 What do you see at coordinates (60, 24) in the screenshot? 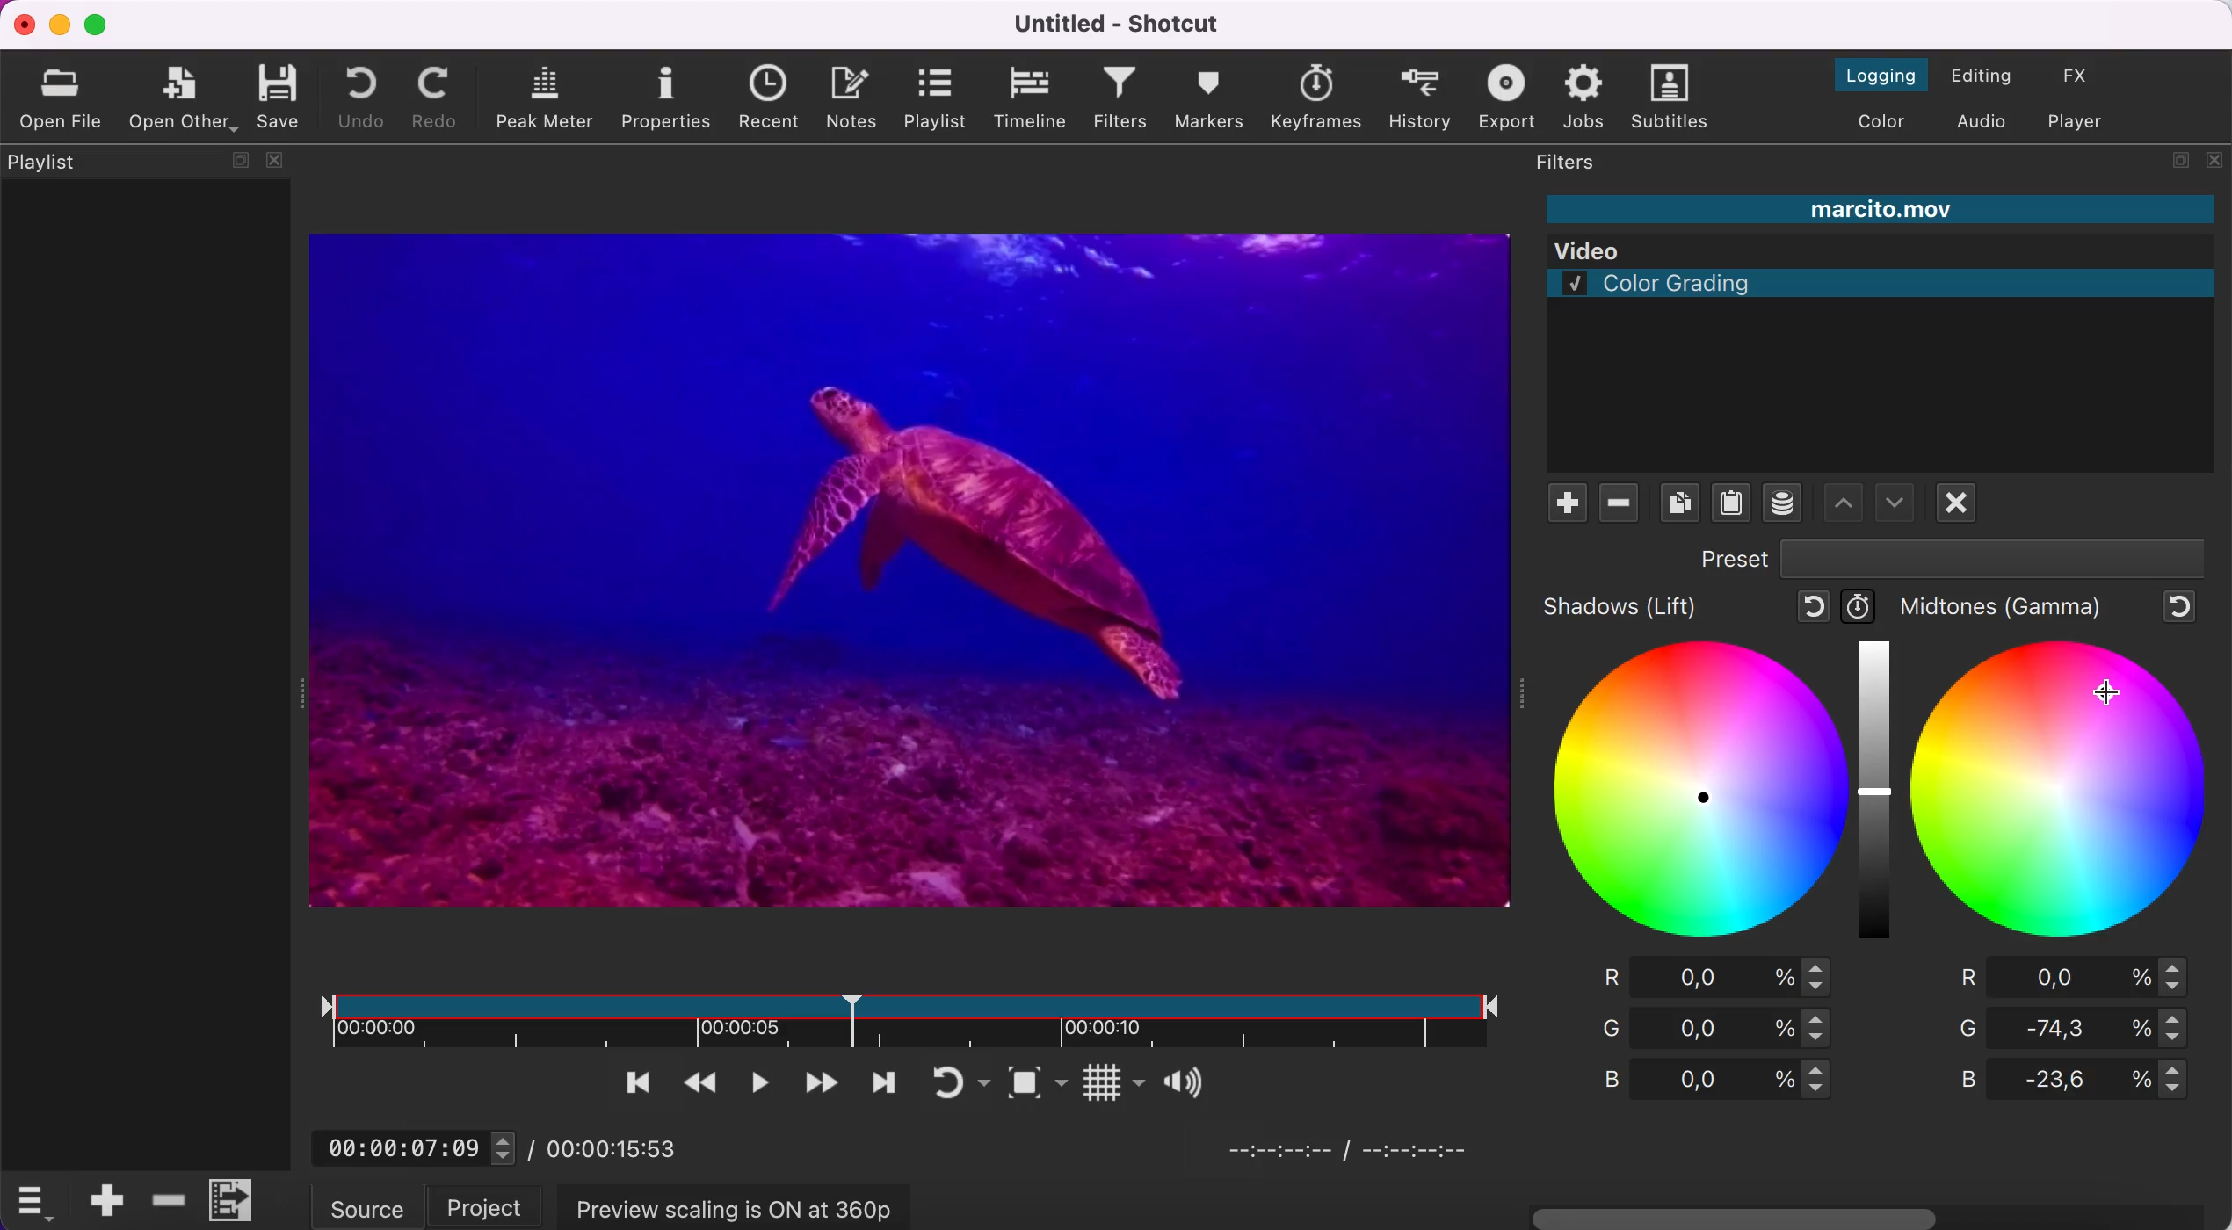
I see `minimize` at bounding box center [60, 24].